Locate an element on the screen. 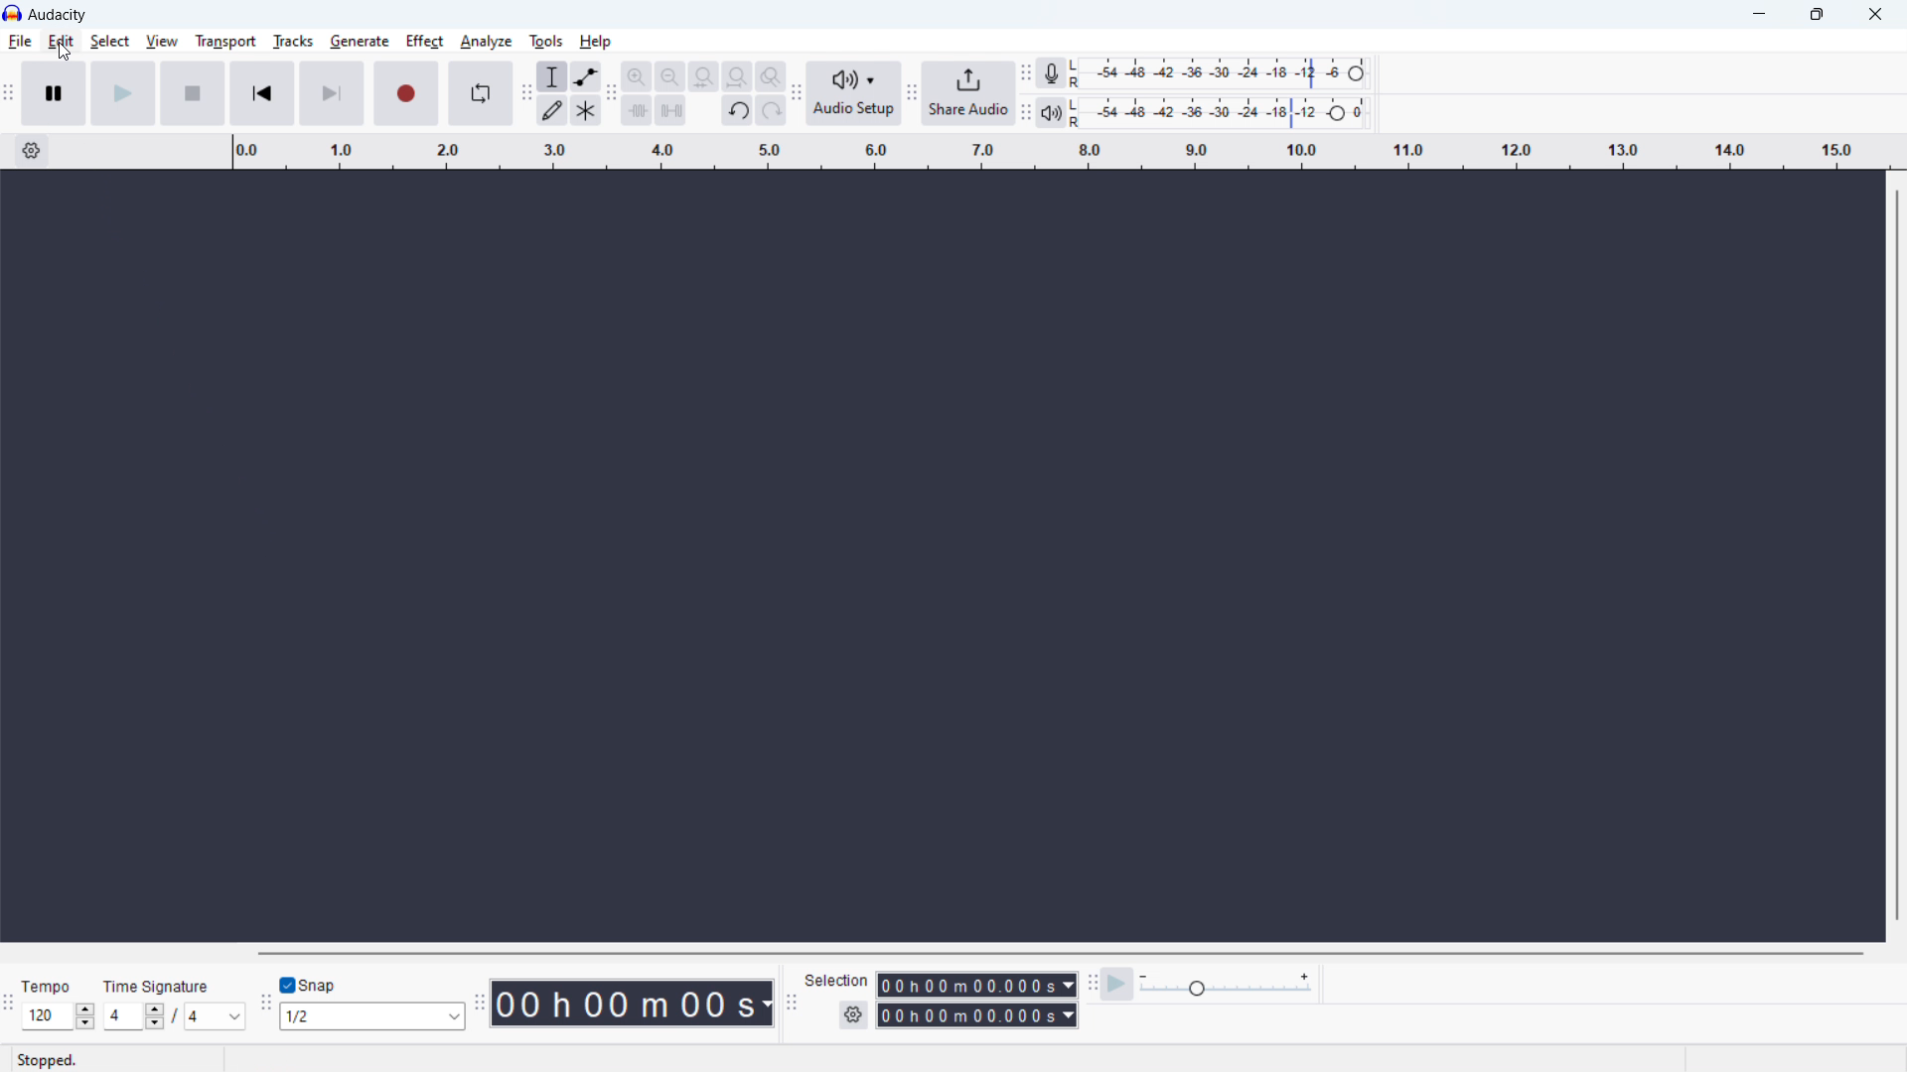  skip to start is located at coordinates (261, 93).